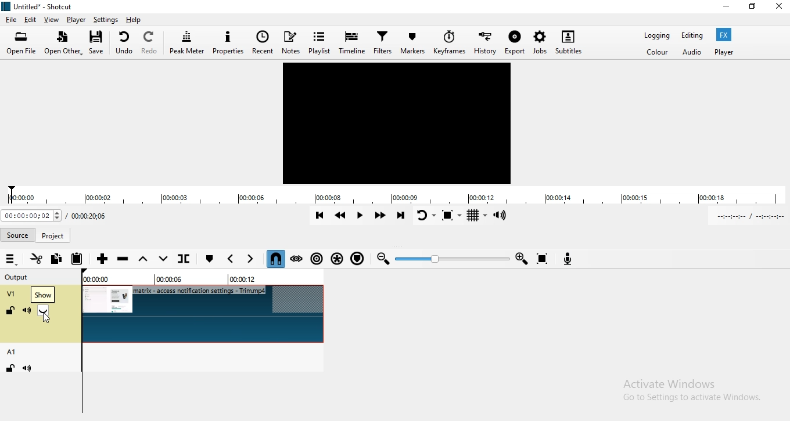 Image resolution: width=790 pixels, height=421 pixels. I want to click on Cut, so click(37, 259).